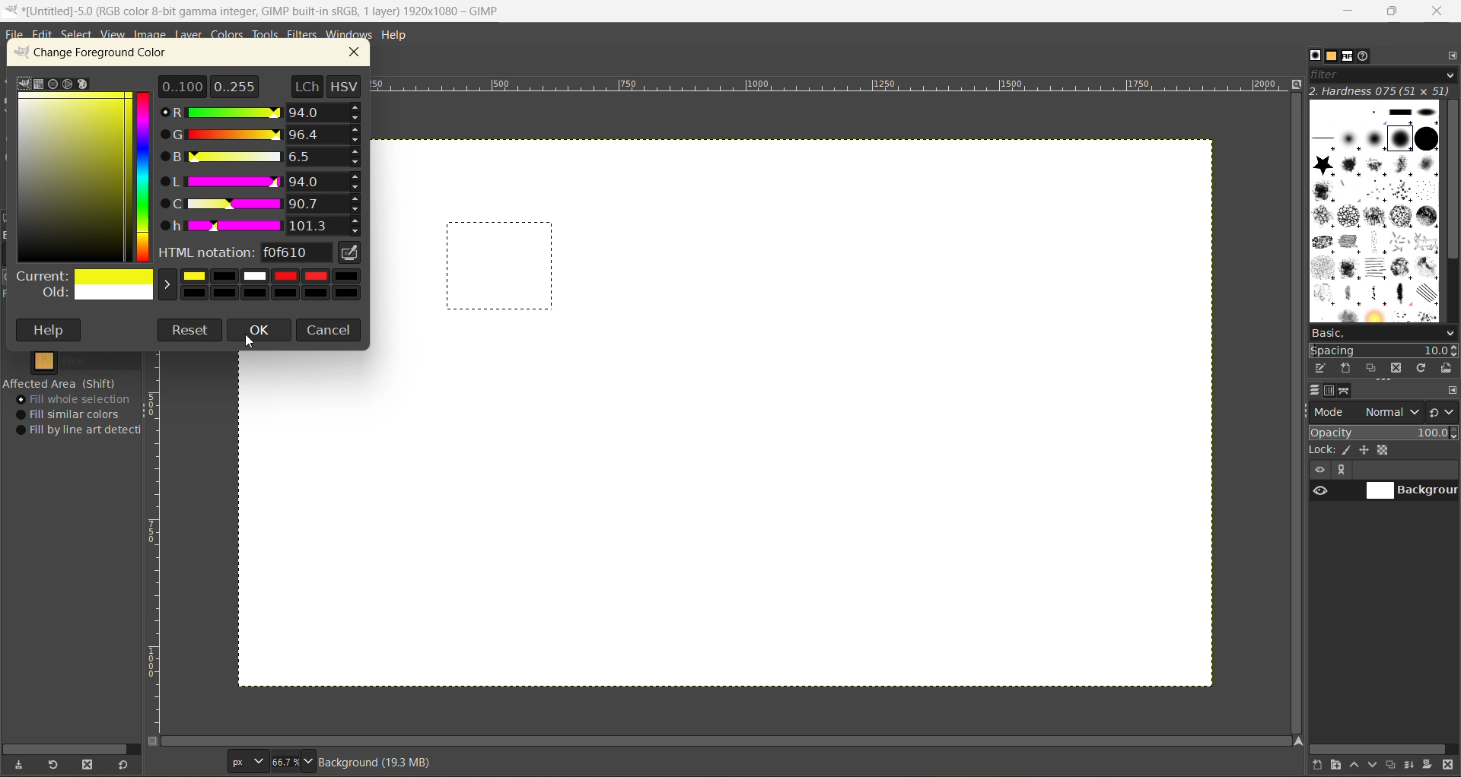 Image resolution: width=1461 pixels, height=777 pixels. Describe the element at coordinates (61, 383) in the screenshot. I see `affected area` at that location.